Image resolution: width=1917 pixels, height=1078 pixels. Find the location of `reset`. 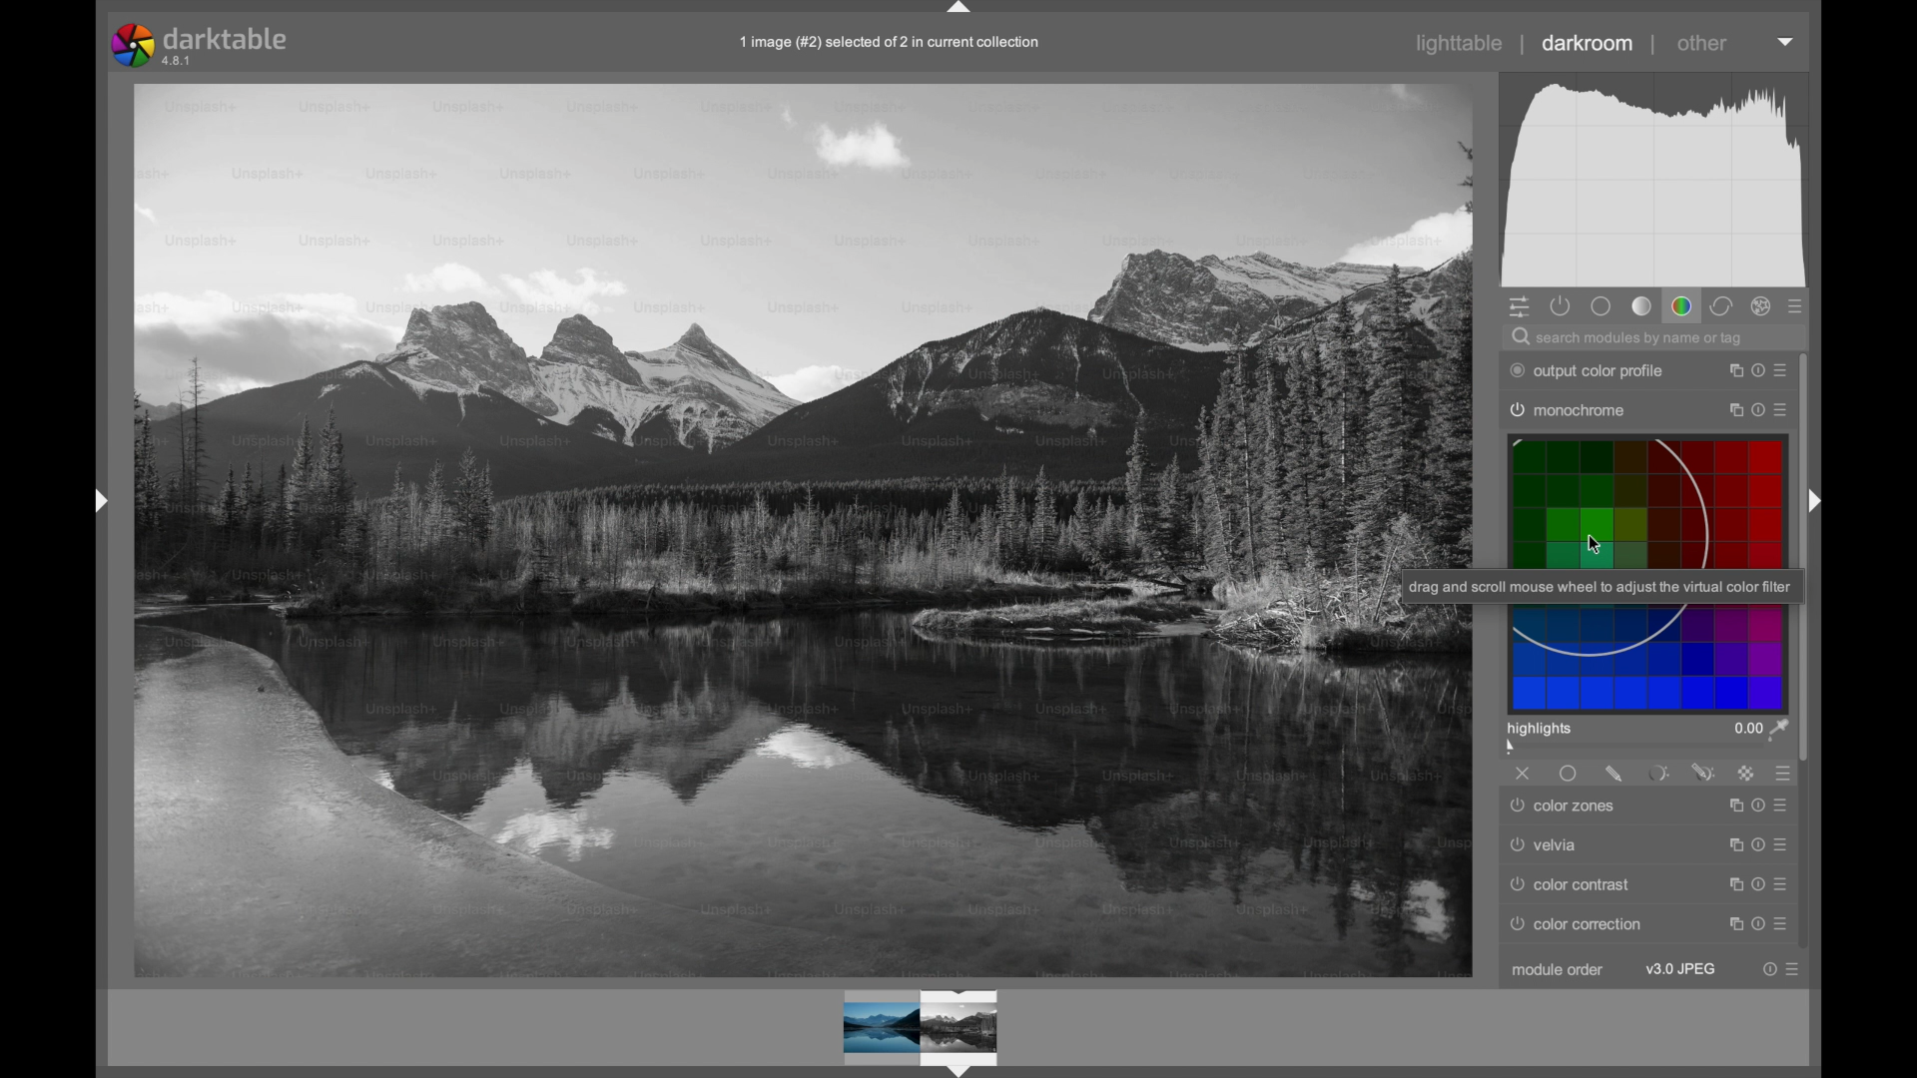

reset is located at coordinates (1759, 923).